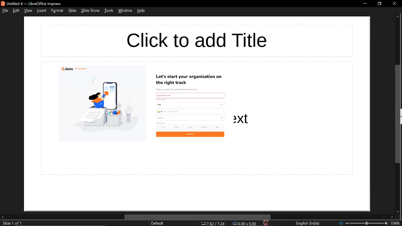 Image resolution: width=402 pixels, height=226 pixels. I want to click on change zoom, so click(363, 223).